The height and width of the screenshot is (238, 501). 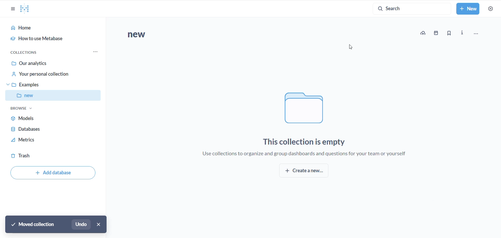 I want to click on our analytics , so click(x=49, y=63).